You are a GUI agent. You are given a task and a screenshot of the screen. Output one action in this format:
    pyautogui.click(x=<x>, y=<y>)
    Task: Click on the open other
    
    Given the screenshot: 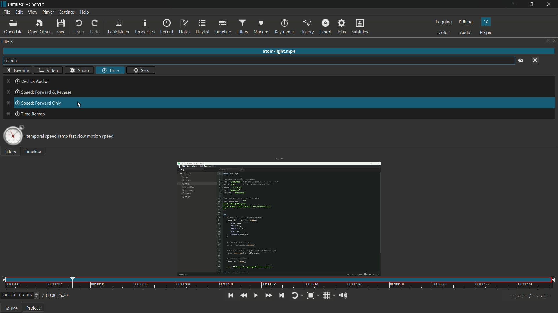 What is the action you would take?
    pyautogui.click(x=39, y=27)
    